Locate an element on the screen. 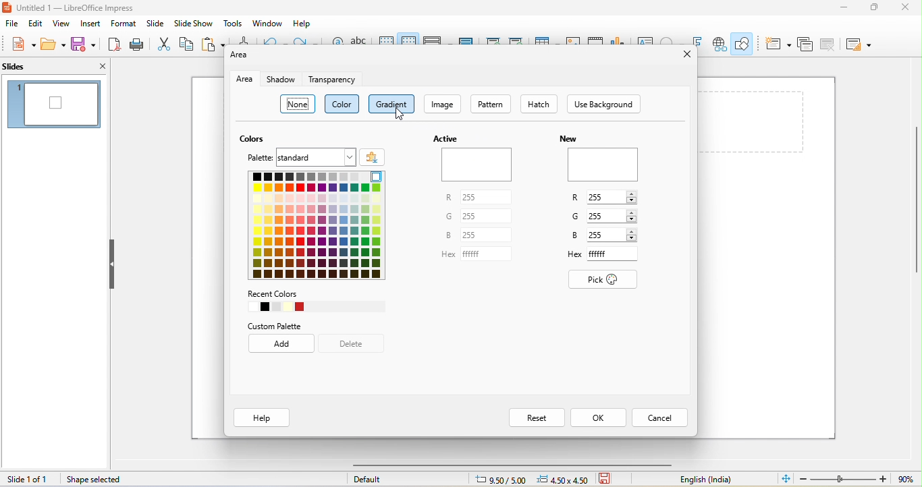 The height and width of the screenshot is (487, 922). cancel is located at coordinates (660, 418).